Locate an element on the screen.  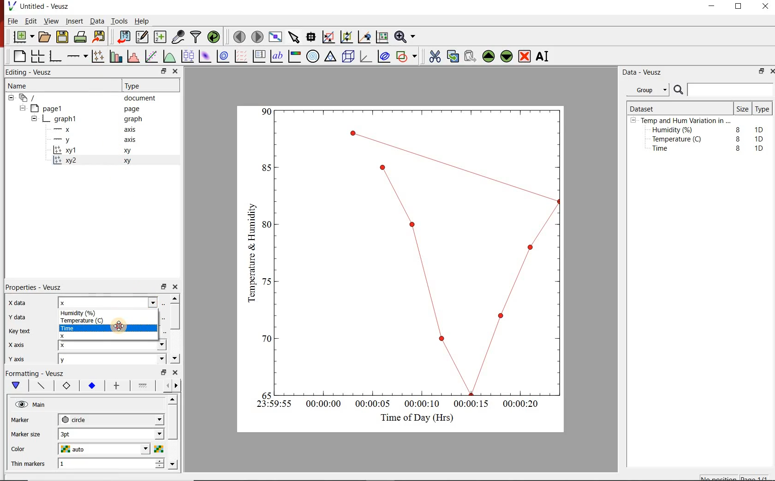
0.2 is located at coordinates (264, 339).